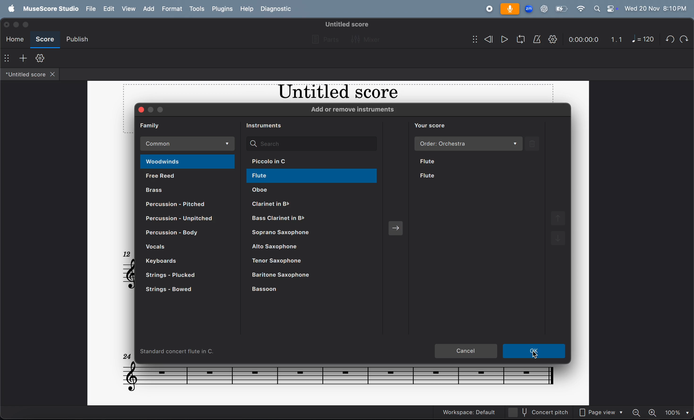 The image size is (694, 420). I want to click on family, so click(154, 125).